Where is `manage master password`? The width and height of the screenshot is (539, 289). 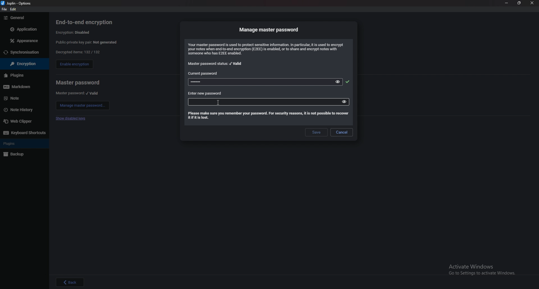
manage master password is located at coordinates (83, 105).